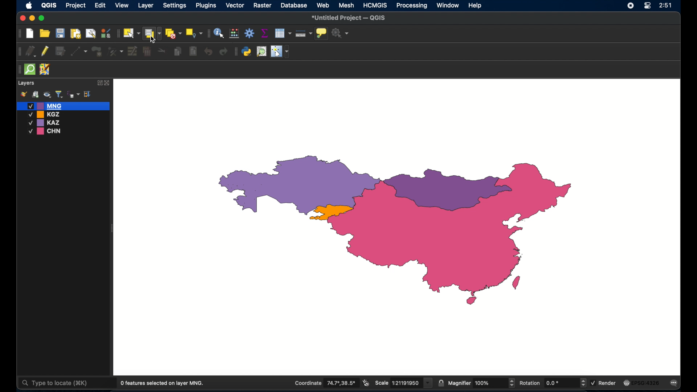 This screenshot has width=697, height=392. Describe the element at coordinates (441, 383) in the screenshot. I see `lock scale` at that location.